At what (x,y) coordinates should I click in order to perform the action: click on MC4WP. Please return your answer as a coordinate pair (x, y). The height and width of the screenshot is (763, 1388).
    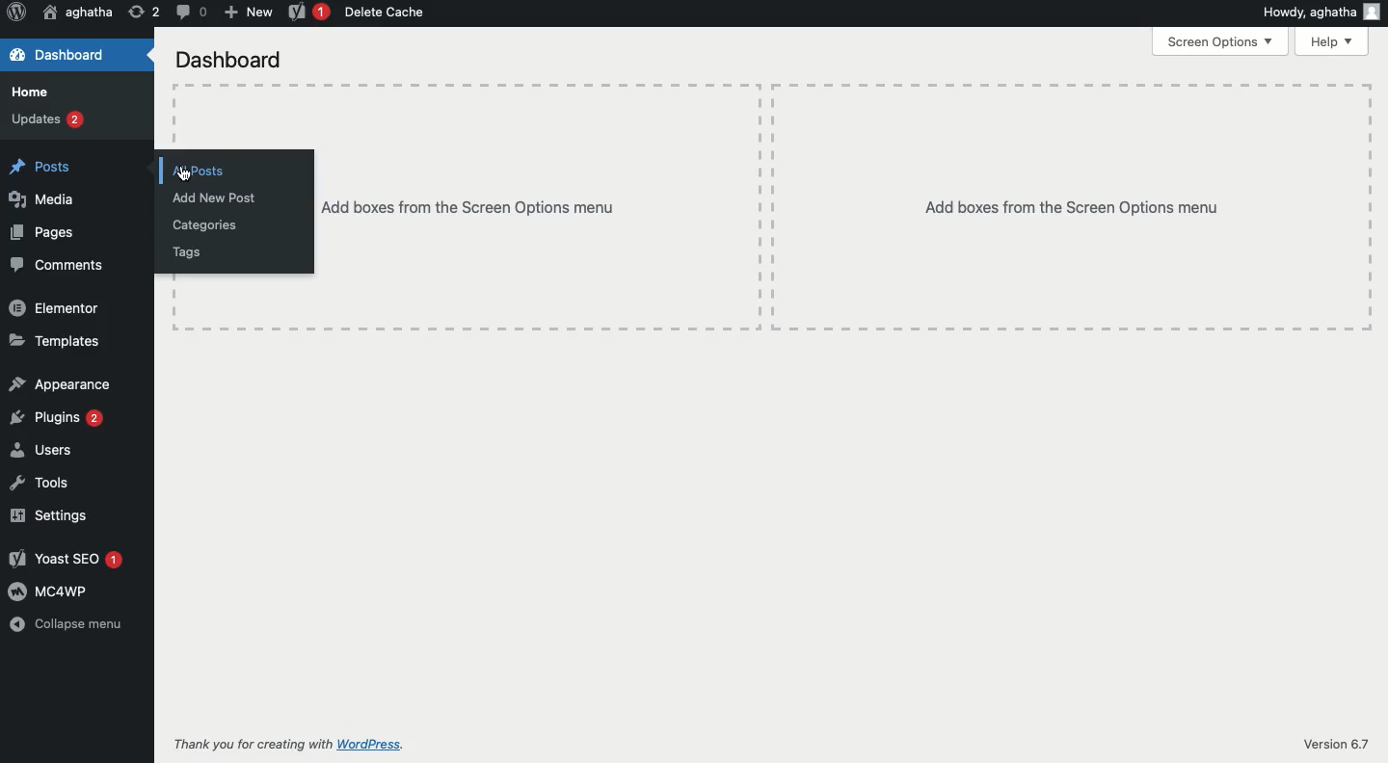
    Looking at the image, I should click on (50, 592).